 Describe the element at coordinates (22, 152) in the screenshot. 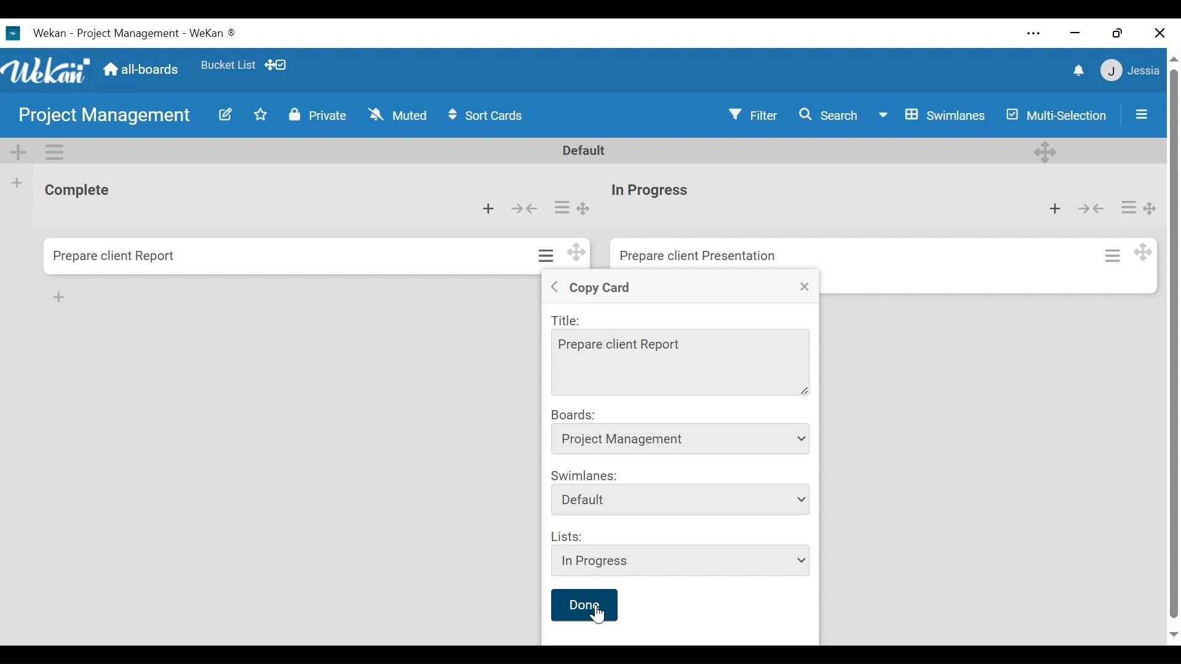

I see `Add Swimlane` at that location.